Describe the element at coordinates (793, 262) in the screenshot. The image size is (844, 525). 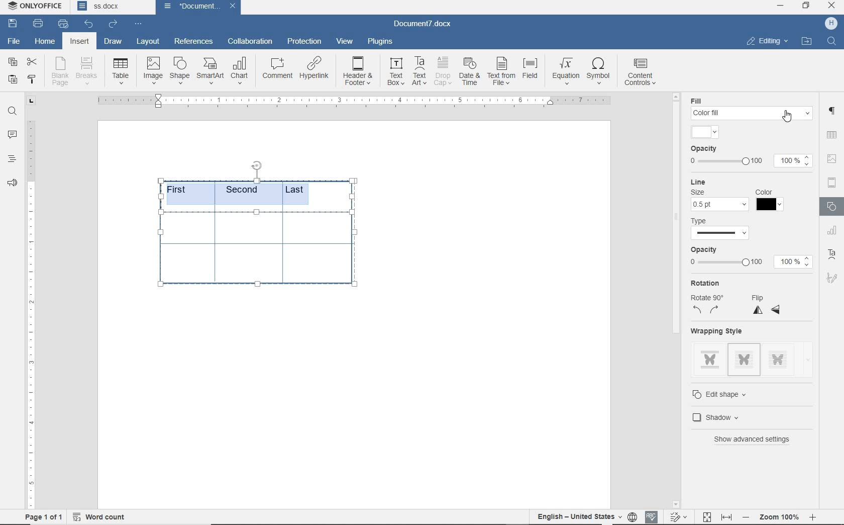
I see `100%` at that location.